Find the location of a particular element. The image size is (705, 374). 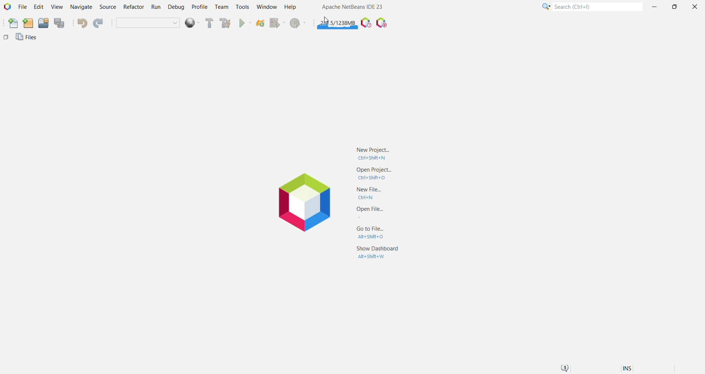

Open Project is located at coordinates (374, 173).